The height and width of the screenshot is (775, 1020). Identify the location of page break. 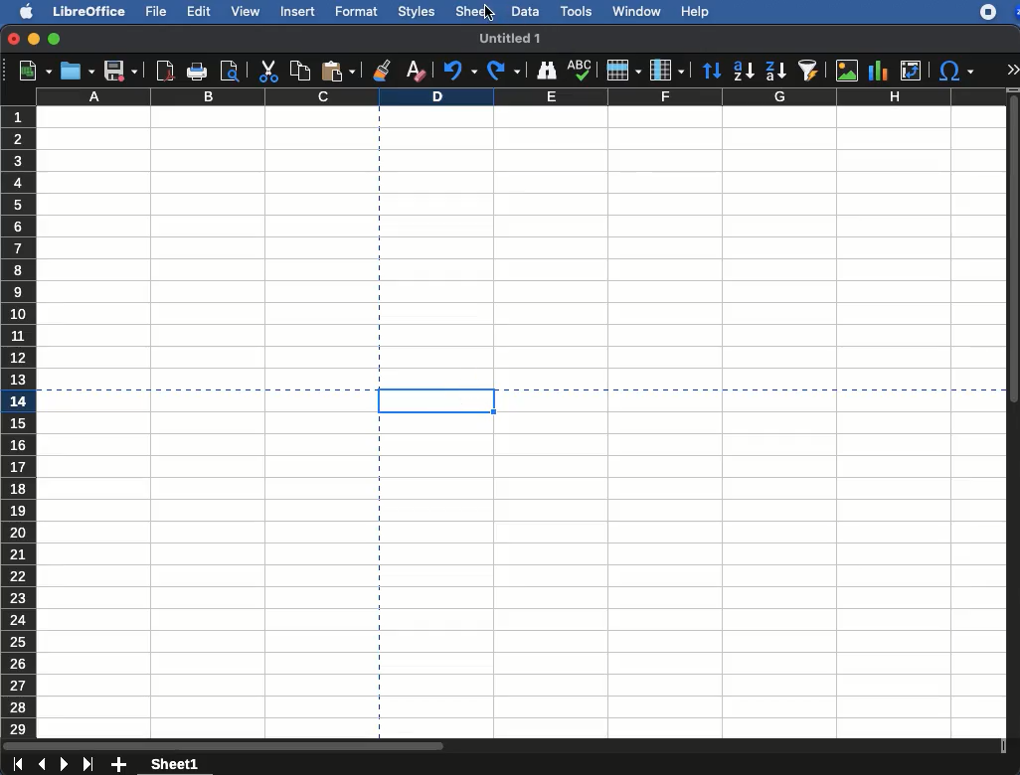
(195, 388).